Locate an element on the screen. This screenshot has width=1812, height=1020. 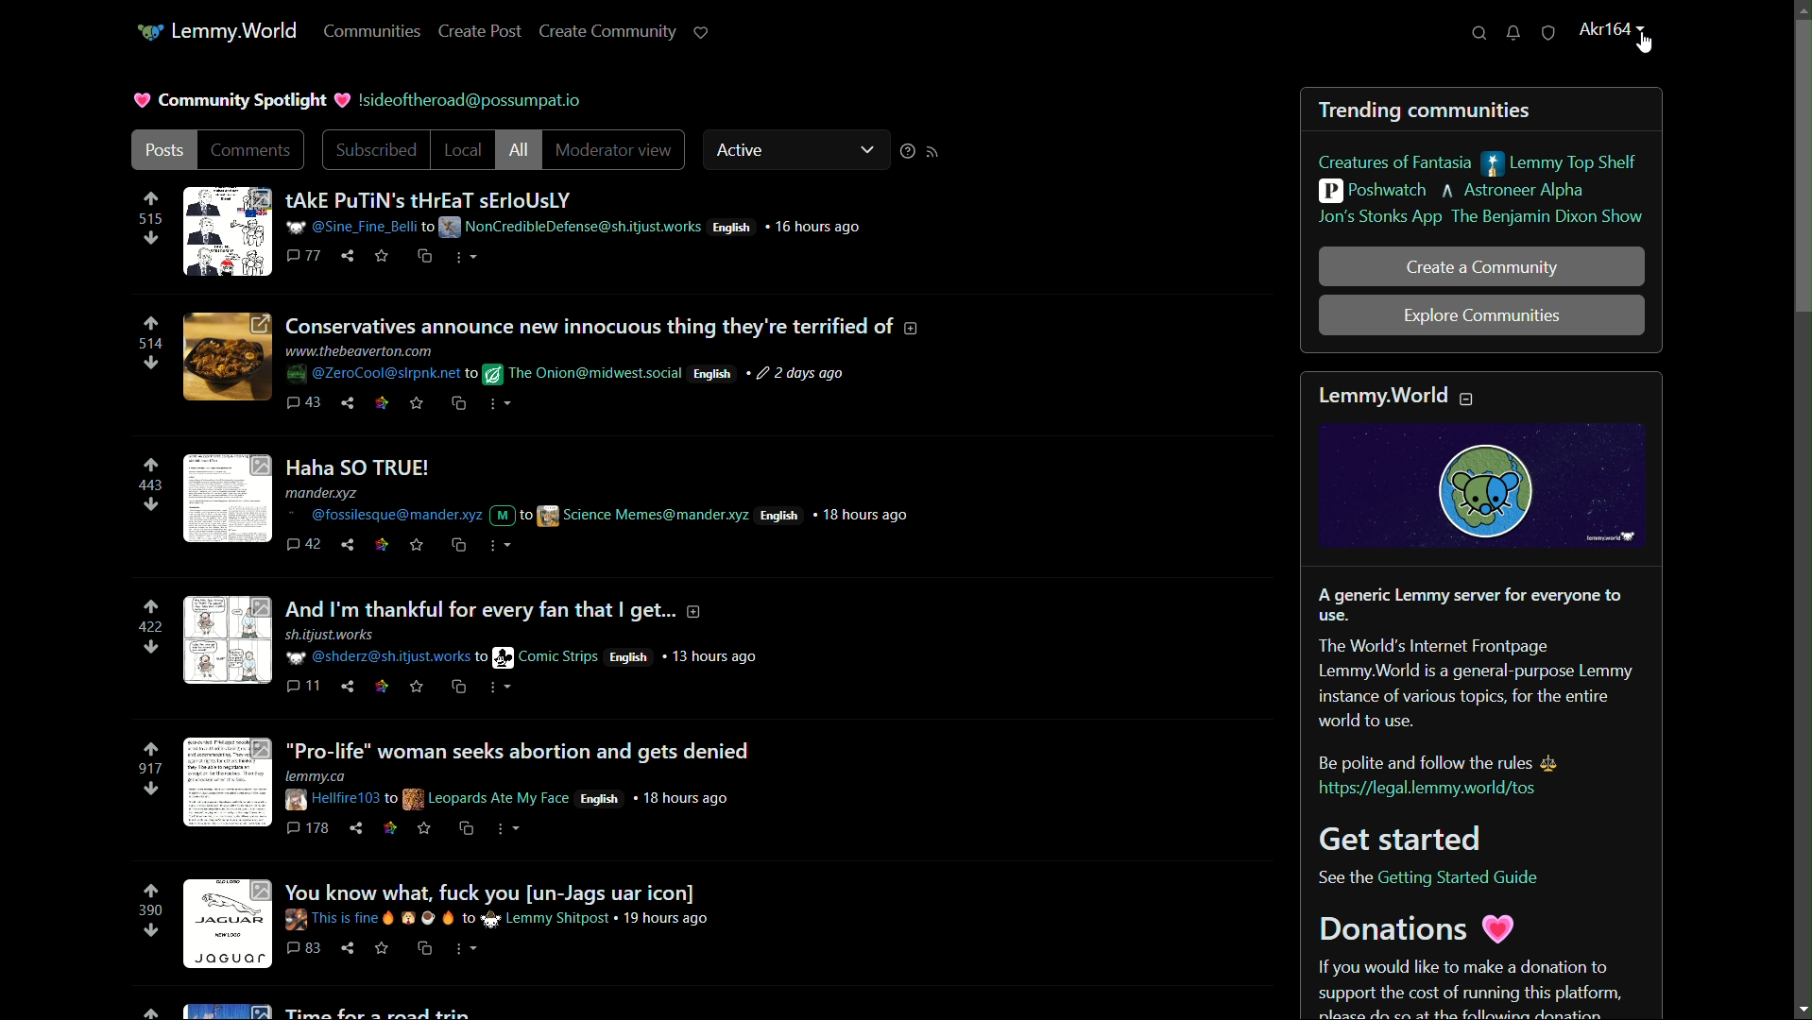
communities is located at coordinates (372, 33).